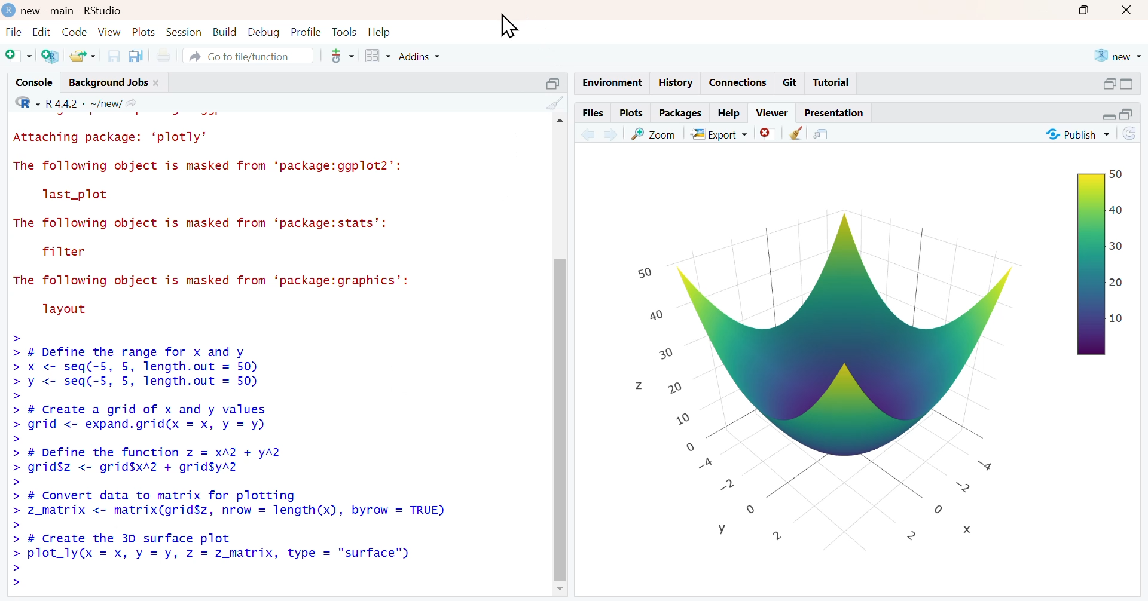 The width and height of the screenshot is (1148, 601). I want to click on # Define the range for X and y , so click(128, 351).